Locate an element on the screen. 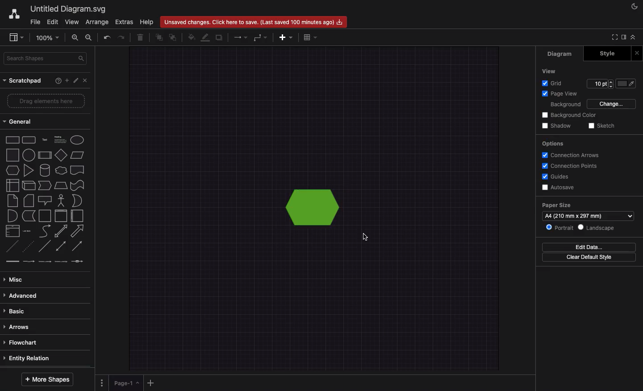  Flowchart is located at coordinates (22, 343).